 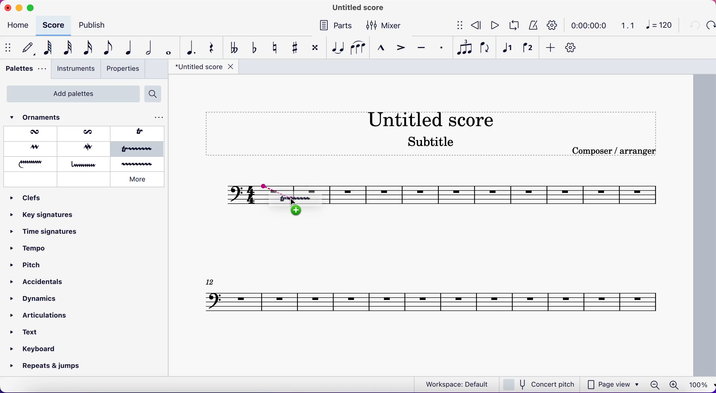 What do you see at coordinates (20, 26) in the screenshot?
I see `home` at bounding box center [20, 26].